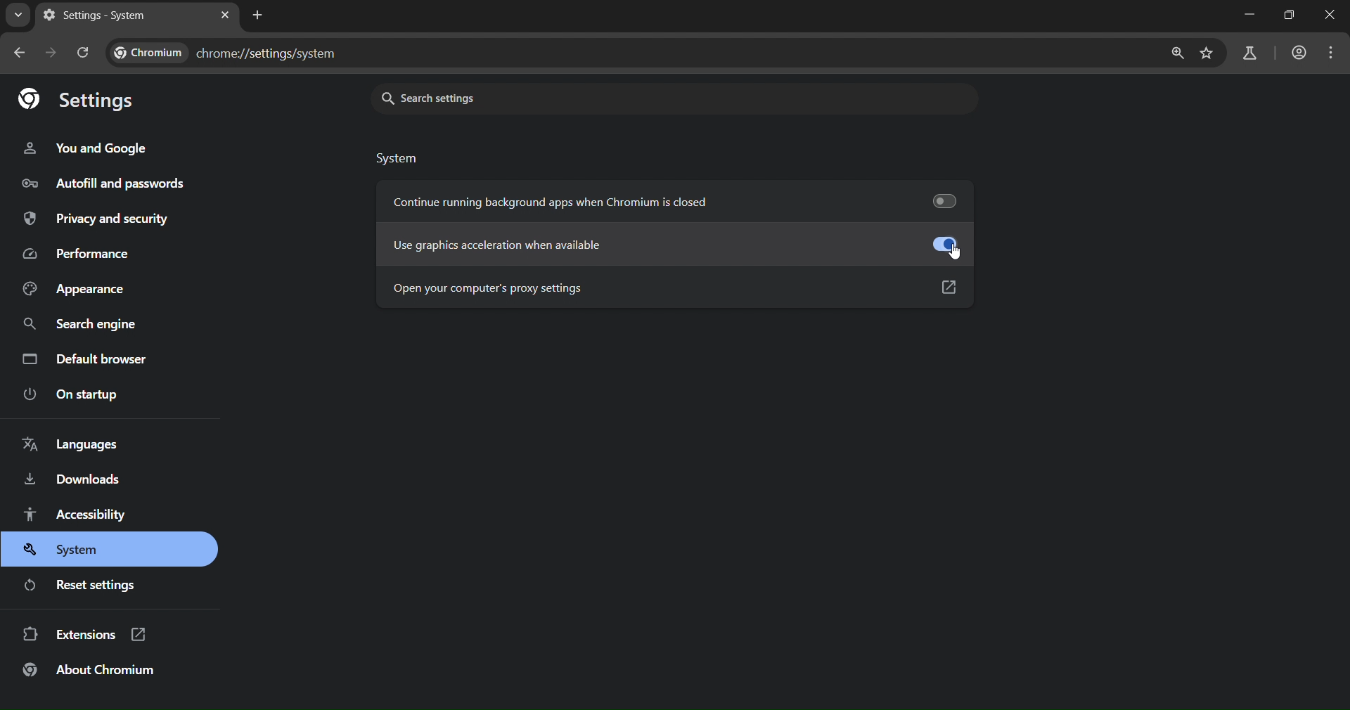 The image size is (1350, 710). I want to click on new tab, so click(260, 17).